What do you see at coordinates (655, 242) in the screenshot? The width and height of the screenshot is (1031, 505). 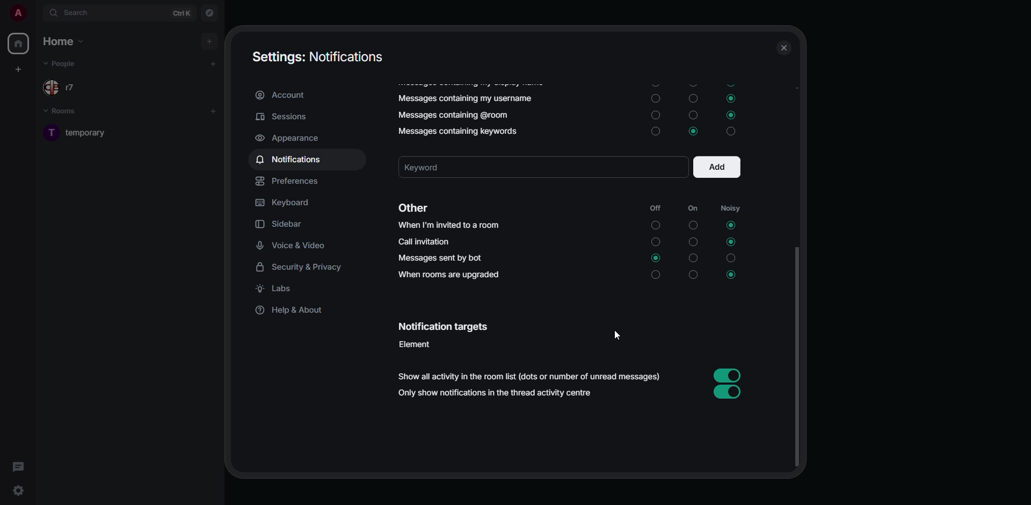 I see `Off` at bounding box center [655, 242].